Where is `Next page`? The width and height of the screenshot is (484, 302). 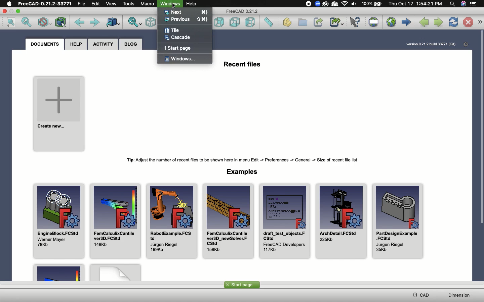
Next page is located at coordinates (439, 22).